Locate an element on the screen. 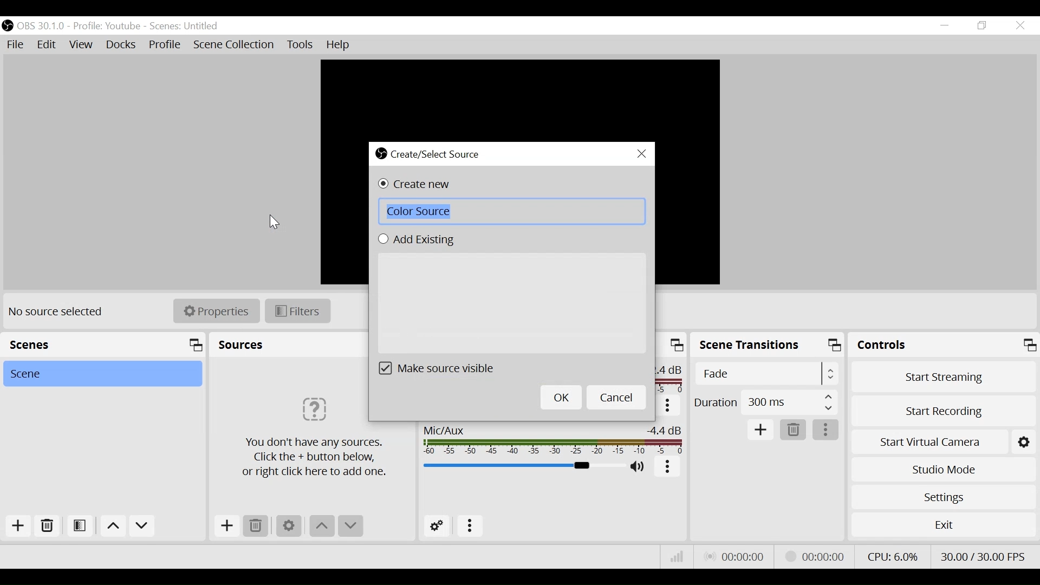  Start Streaming is located at coordinates (944, 379).